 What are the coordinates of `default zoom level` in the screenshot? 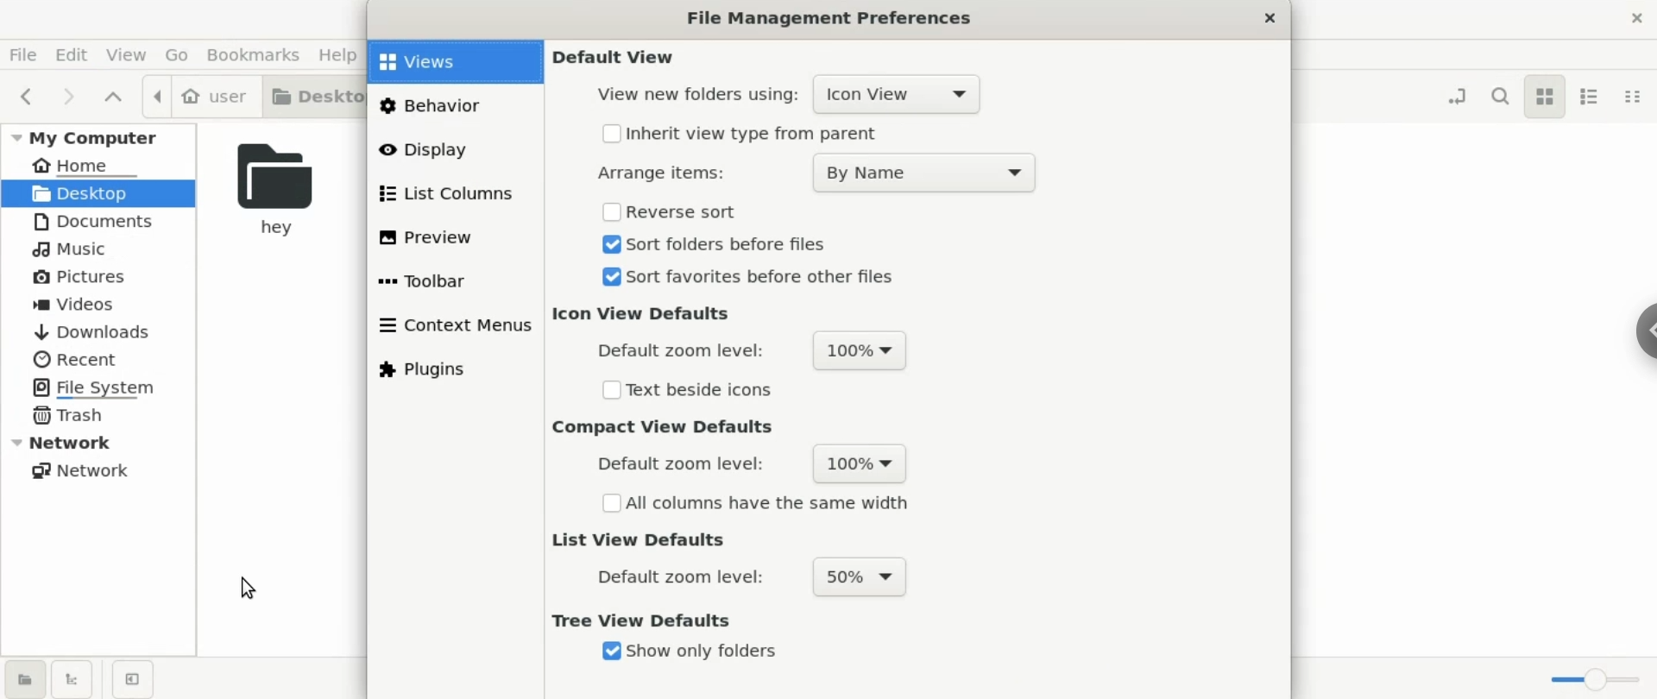 It's located at (683, 579).